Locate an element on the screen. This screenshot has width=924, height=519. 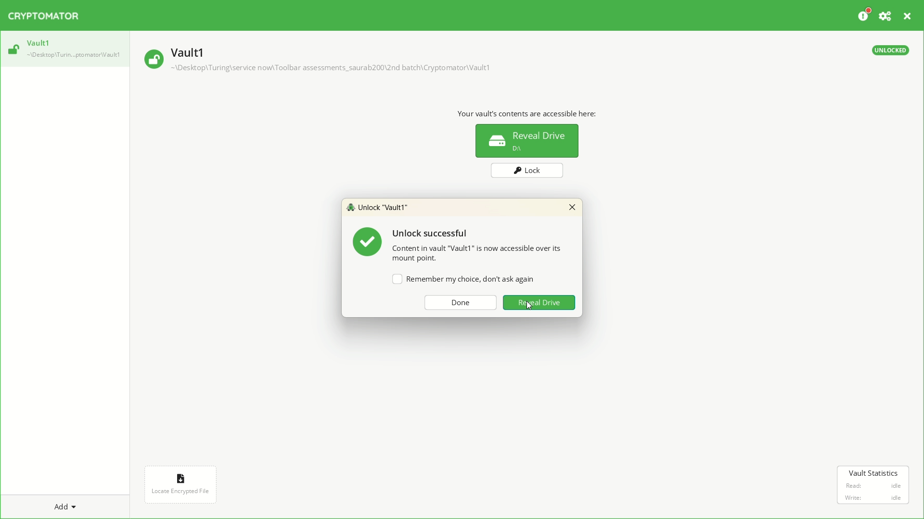
vault1 is located at coordinates (192, 50).